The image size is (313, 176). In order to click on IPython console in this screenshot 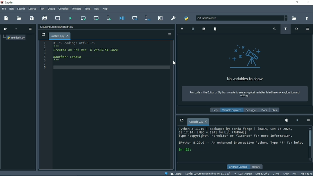, I will do `click(238, 167)`.